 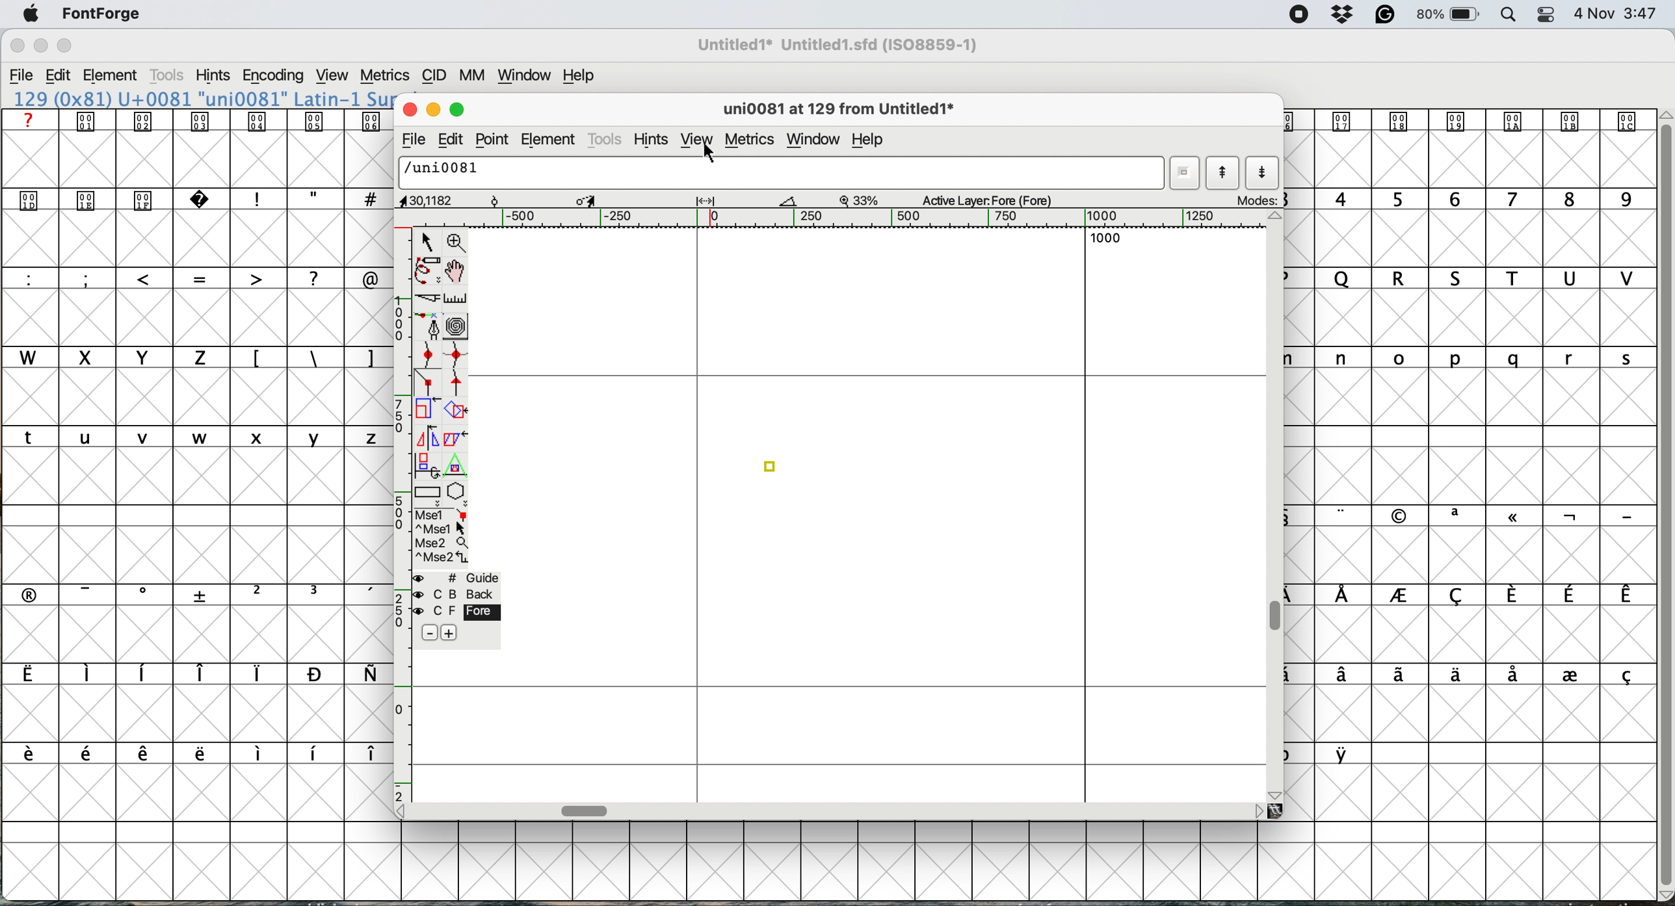 I want to click on rectangles and ellipses, so click(x=428, y=492).